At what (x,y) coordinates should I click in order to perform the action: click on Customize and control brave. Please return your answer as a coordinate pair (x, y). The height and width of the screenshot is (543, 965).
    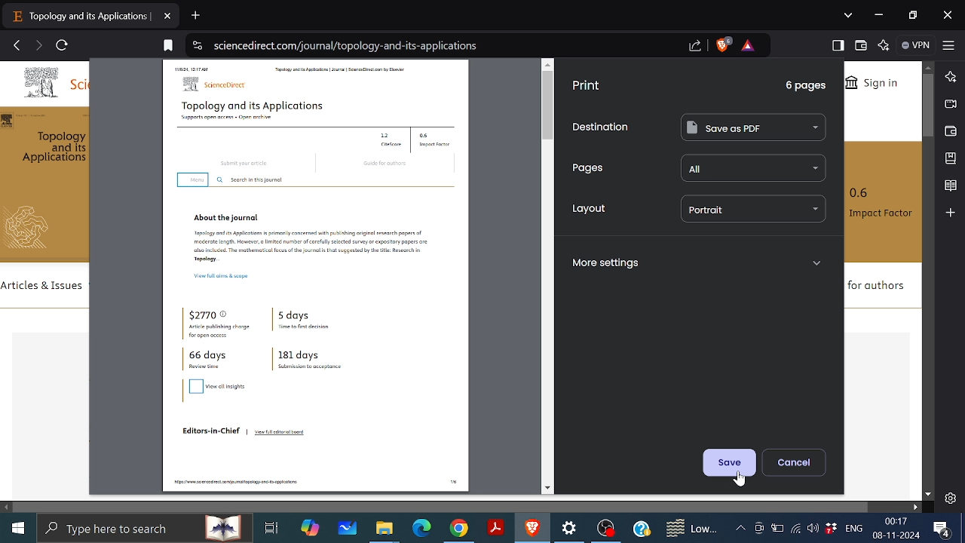
    Looking at the image, I should click on (949, 45).